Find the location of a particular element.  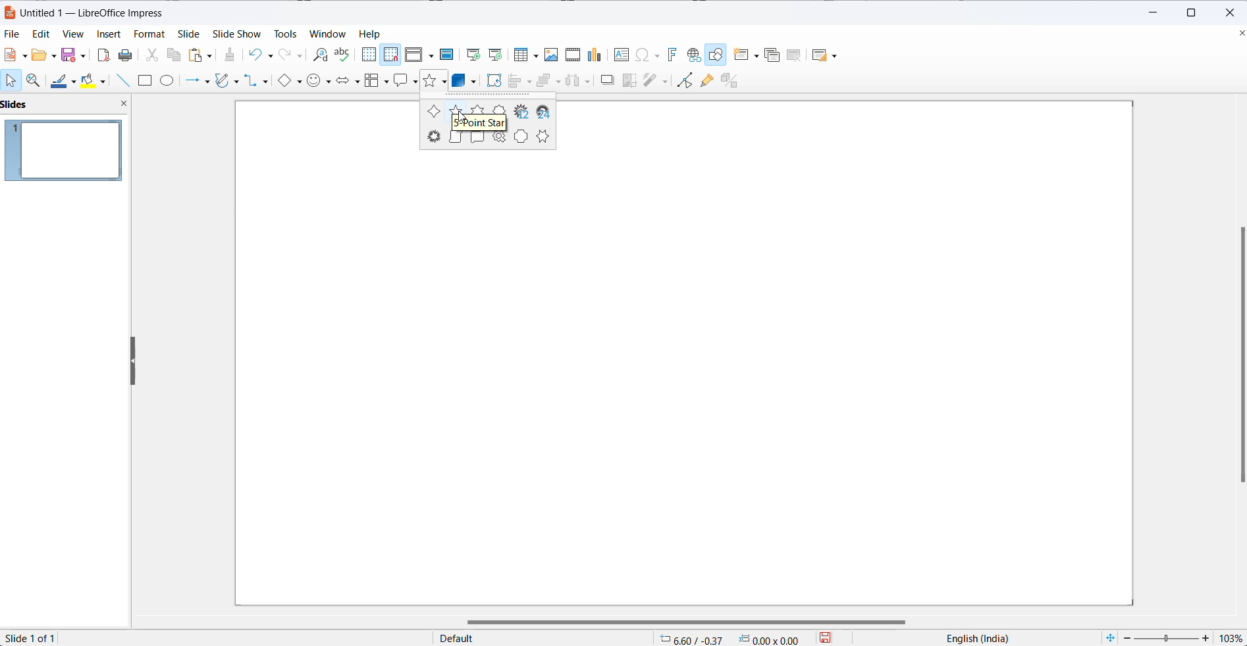

display grid is located at coordinates (368, 55).